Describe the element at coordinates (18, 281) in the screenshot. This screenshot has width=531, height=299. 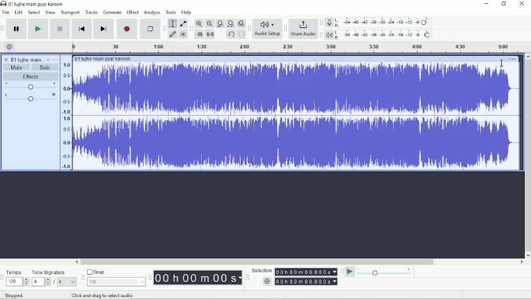
I see `120` at that location.